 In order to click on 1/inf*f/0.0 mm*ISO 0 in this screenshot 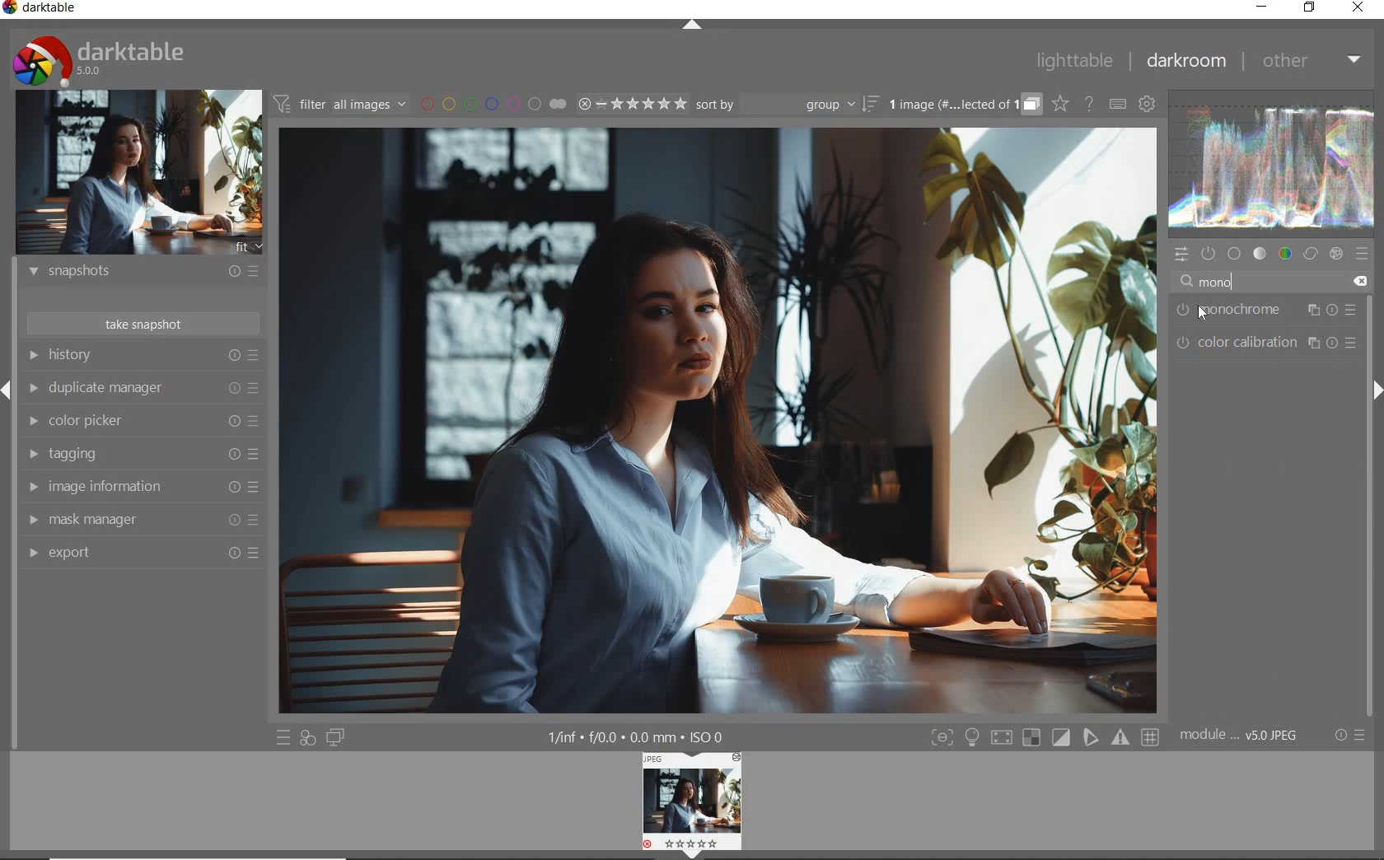, I will do `click(638, 736)`.